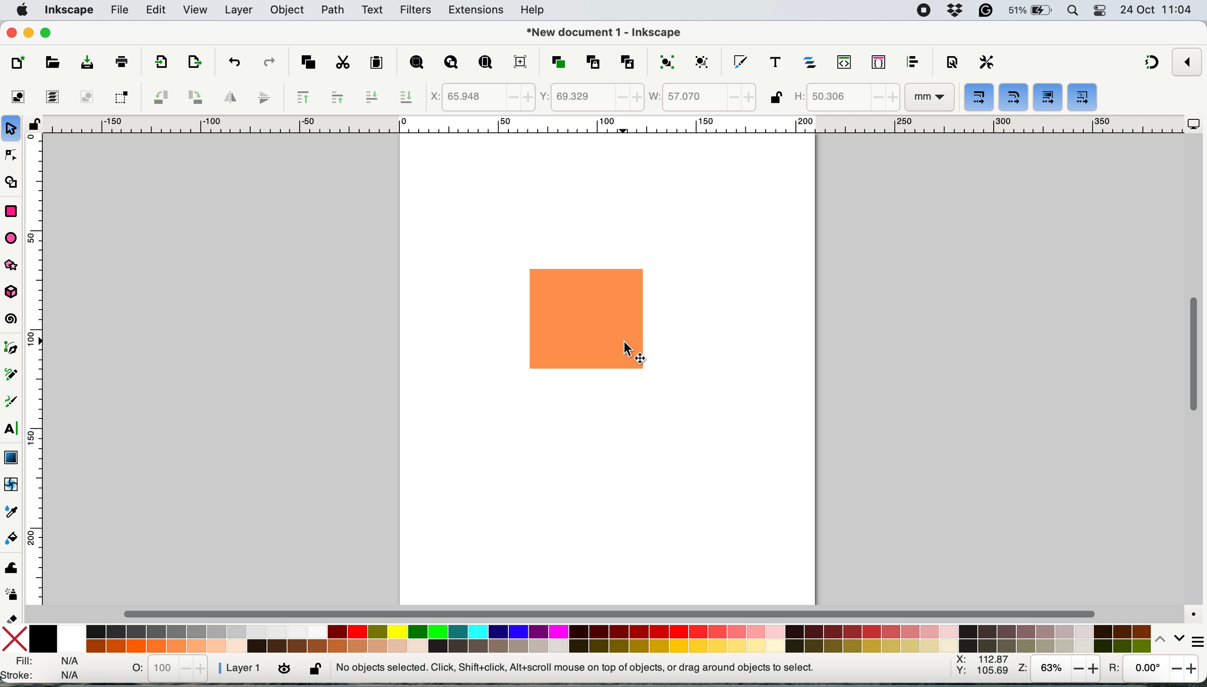 This screenshot has width=1207, height=687. Describe the element at coordinates (703, 61) in the screenshot. I see `ungroup` at that location.